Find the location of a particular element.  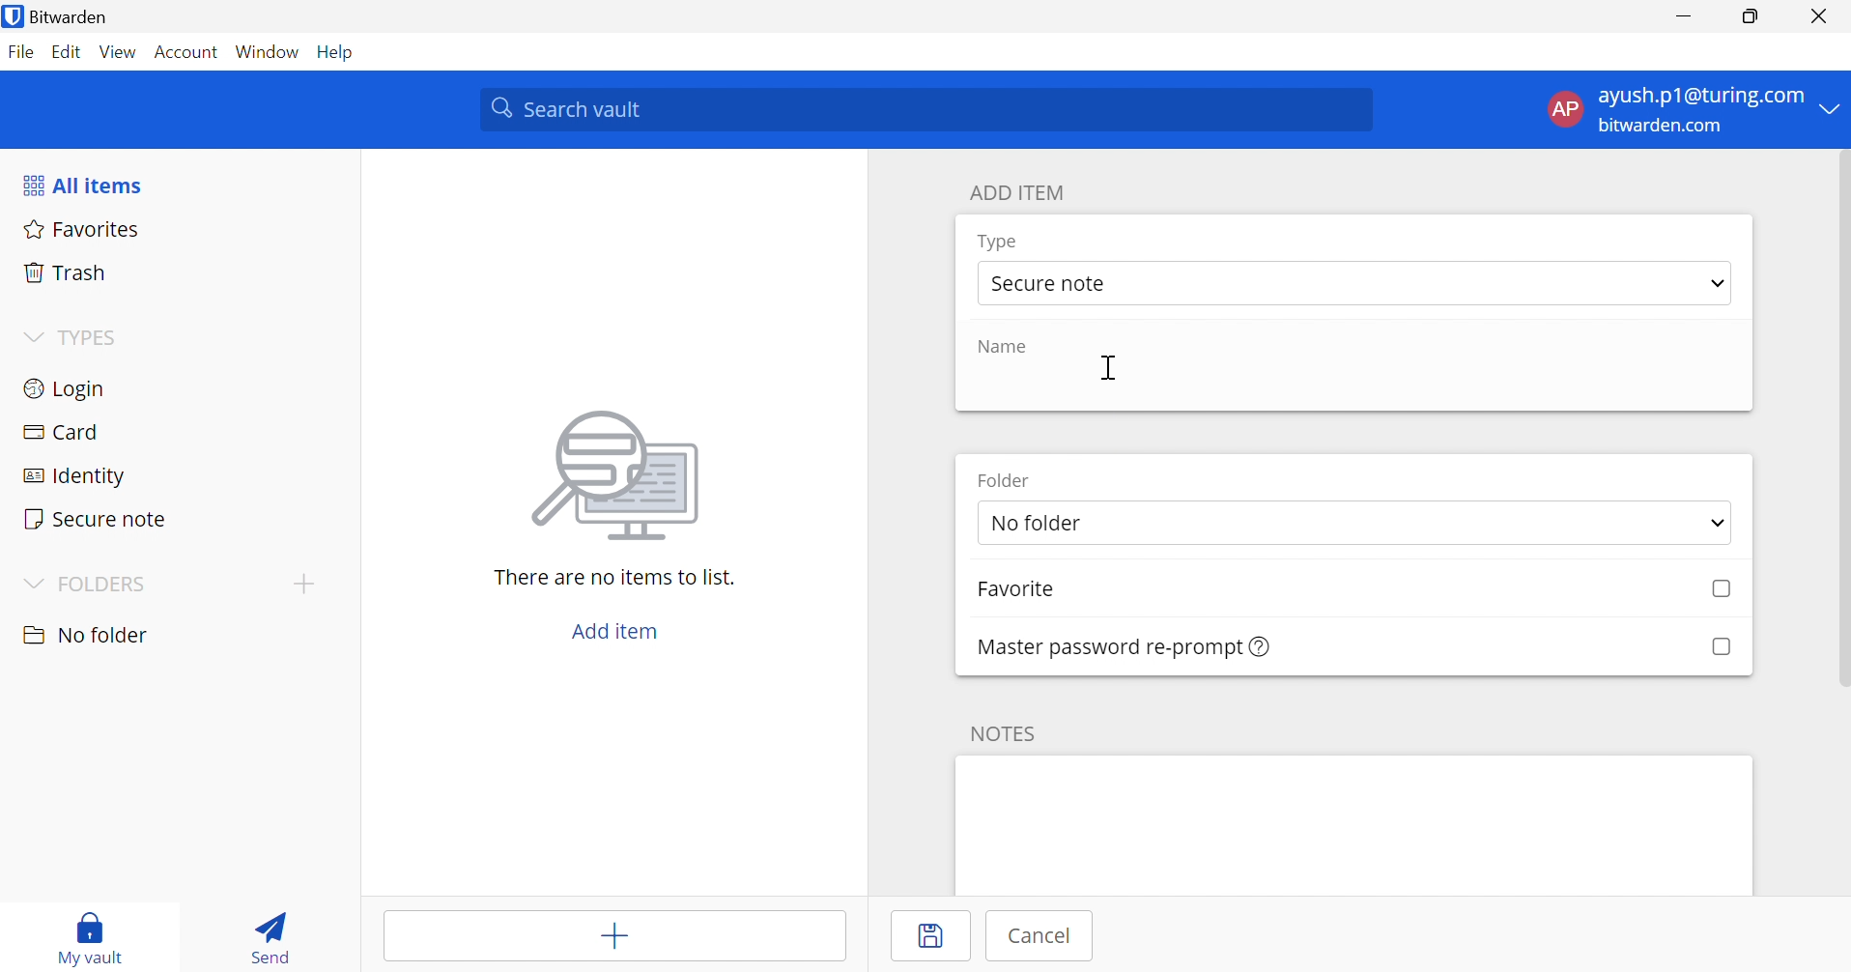

box is located at coordinates (1713, 590).